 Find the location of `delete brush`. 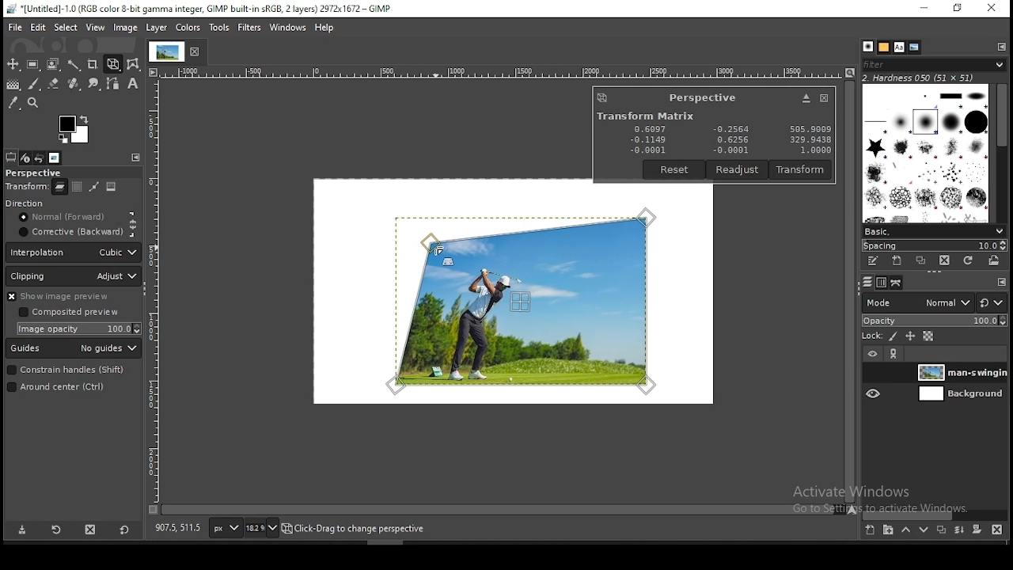

delete brush is located at coordinates (947, 261).